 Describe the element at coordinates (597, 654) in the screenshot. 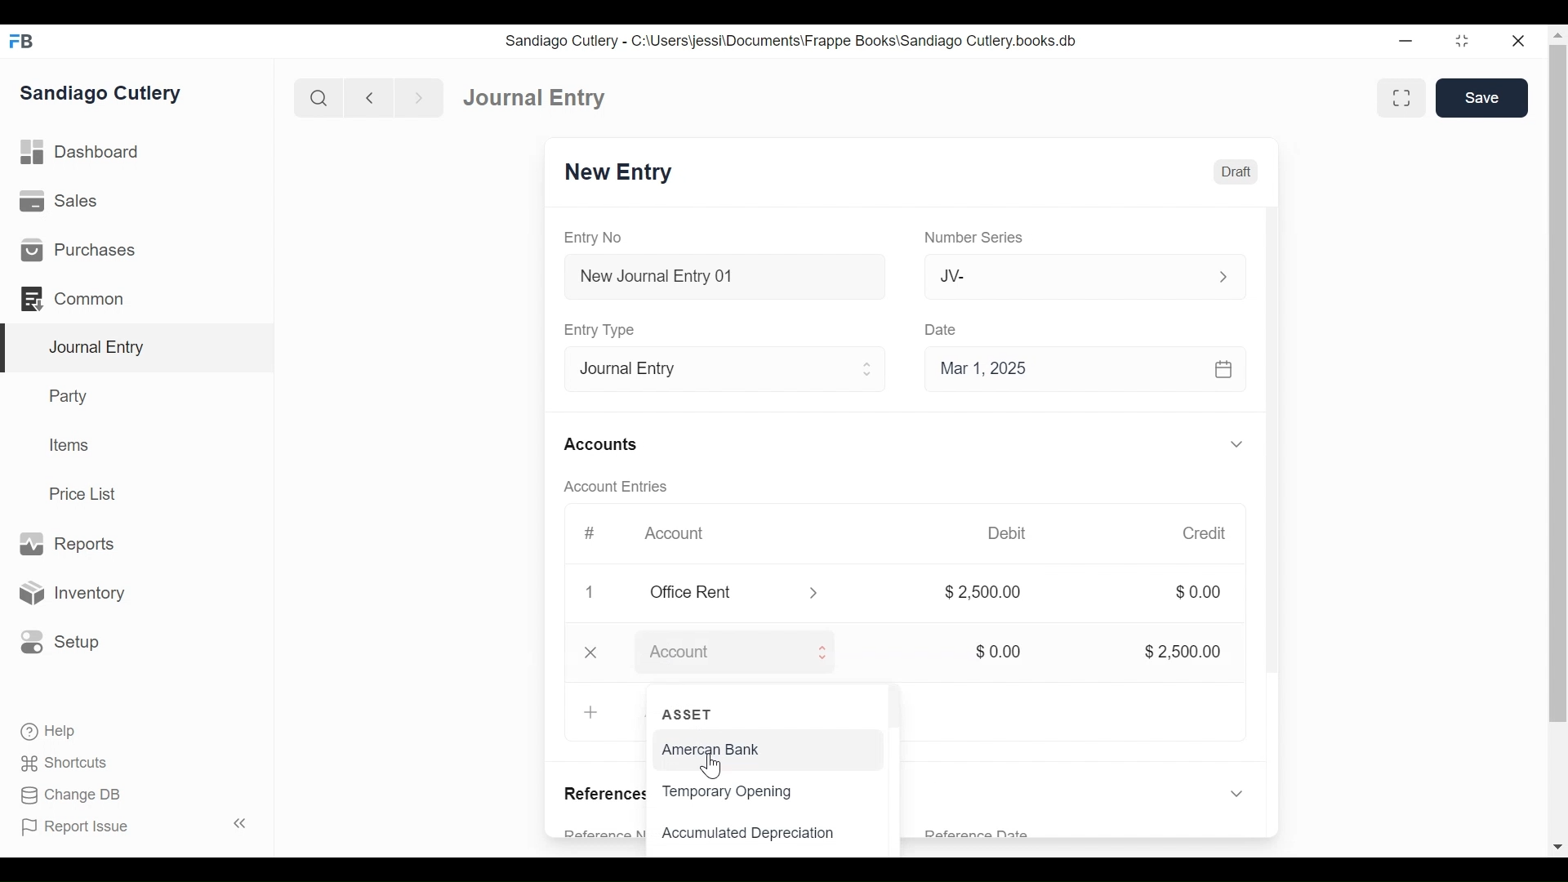

I see `delete` at that location.